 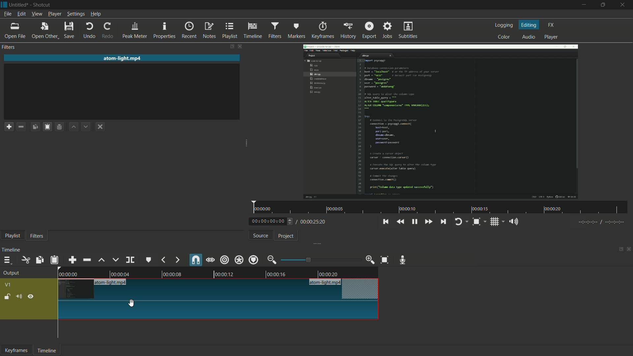 I want to click on open other, so click(x=44, y=30).